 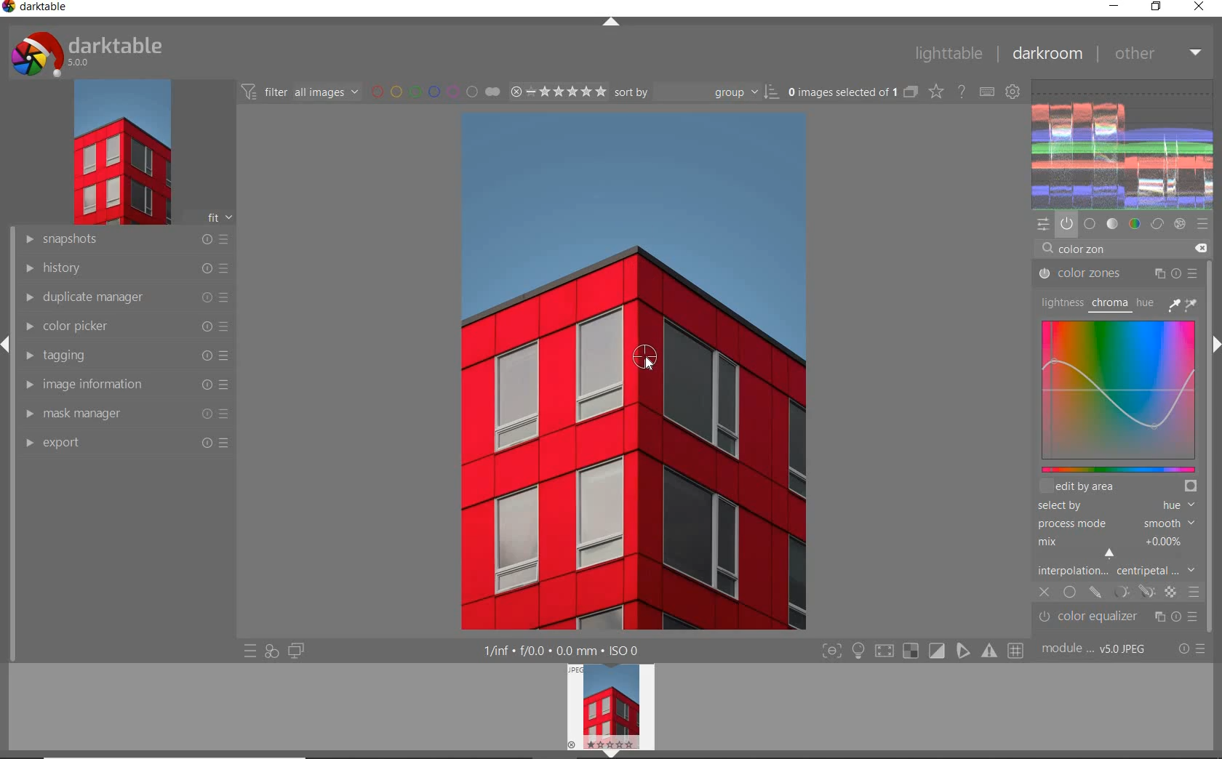 What do you see at coordinates (1113, 223) in the screenshot?
I see `tone` at bounding box center [1113, 223].